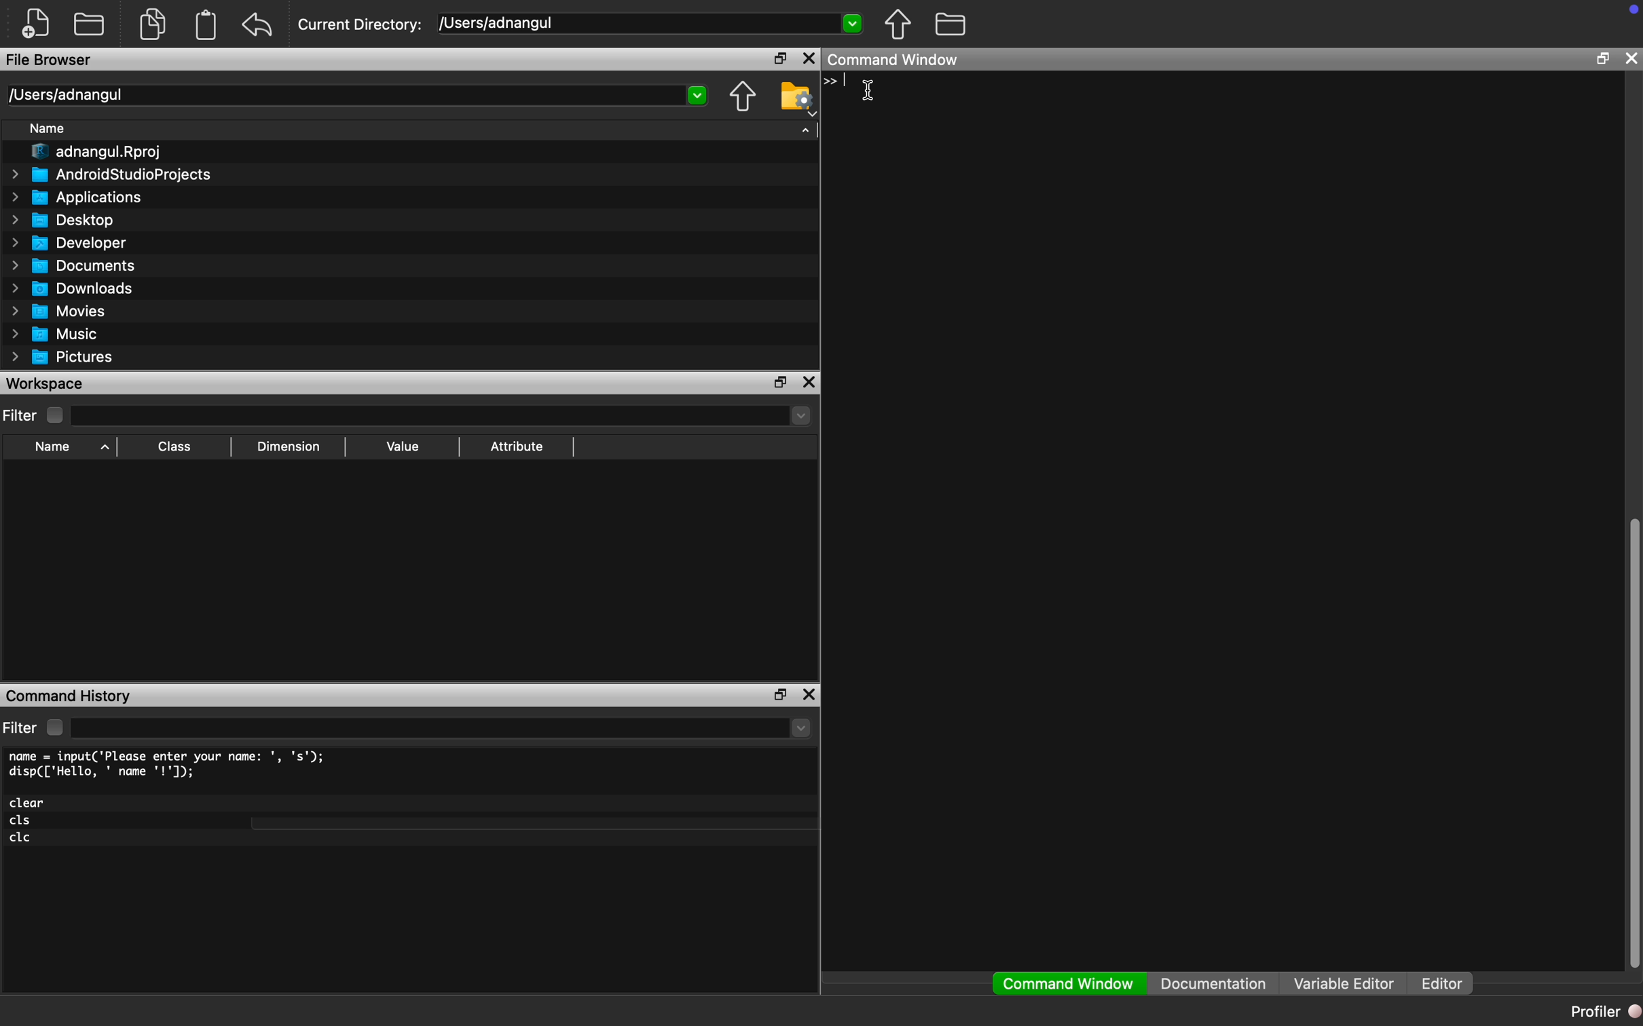 The height and width of the screenshot is (1026, 1643). What do you see at coordinates (893, 60) in the screenshot?
I see `Command Window` at bounding box center [893, 60].